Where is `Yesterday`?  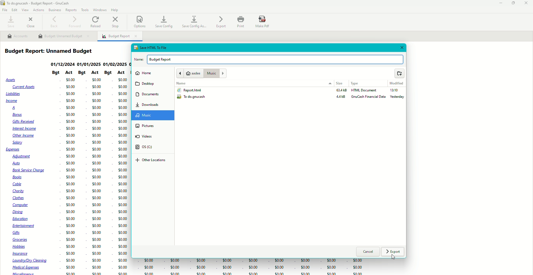 Yesterday is located at coordinates (398, 97).